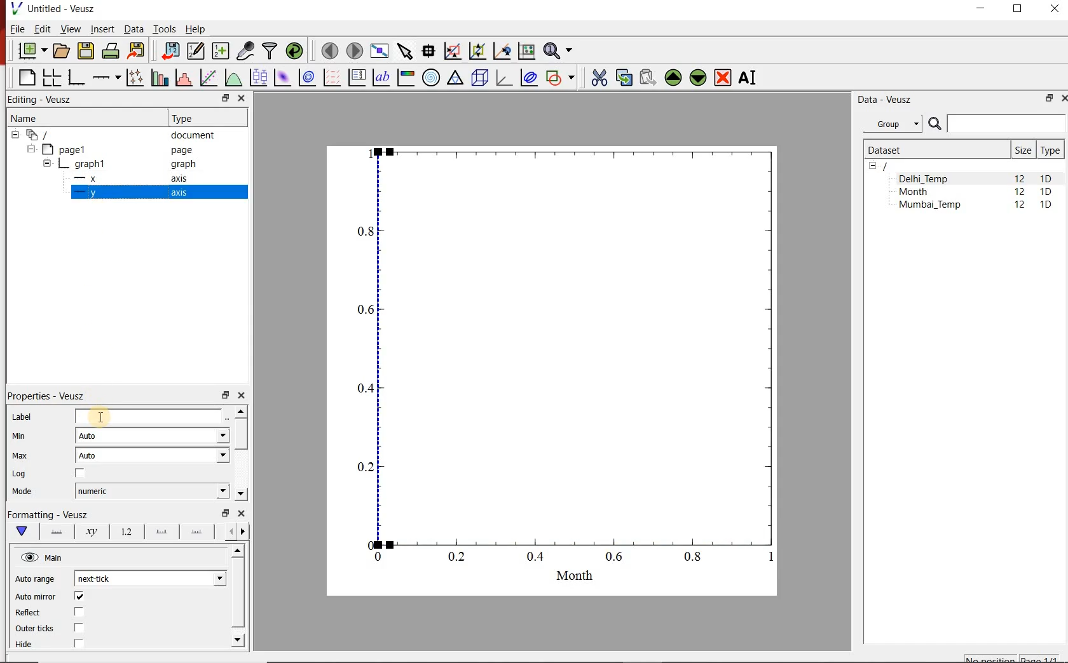 This screenshot has width=1068, height=663. What do you see at coordinates (102, 28) in the screenshot?
I see `Insert` at bounding box center [102, 28].